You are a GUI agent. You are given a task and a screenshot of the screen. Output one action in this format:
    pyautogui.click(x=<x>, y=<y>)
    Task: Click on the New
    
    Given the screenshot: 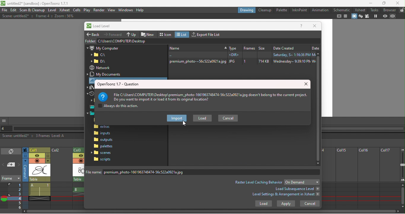 What is the action you would take?
    pyautogui.click(x=197, y=47)
    